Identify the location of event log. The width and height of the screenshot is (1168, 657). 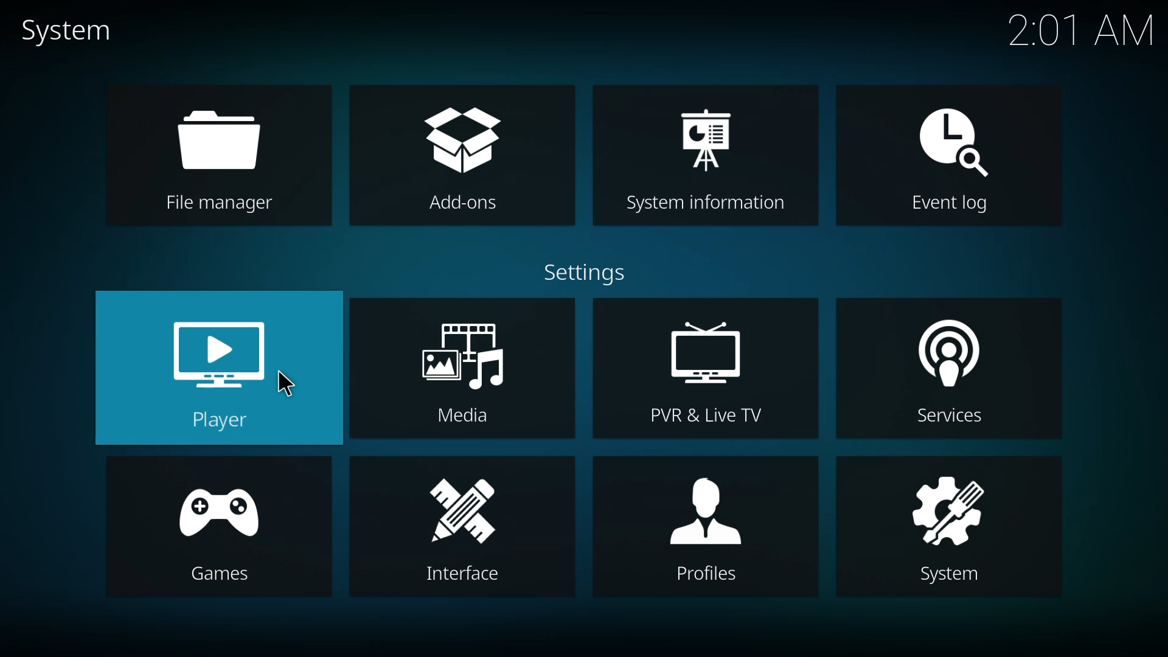
(942, 157).